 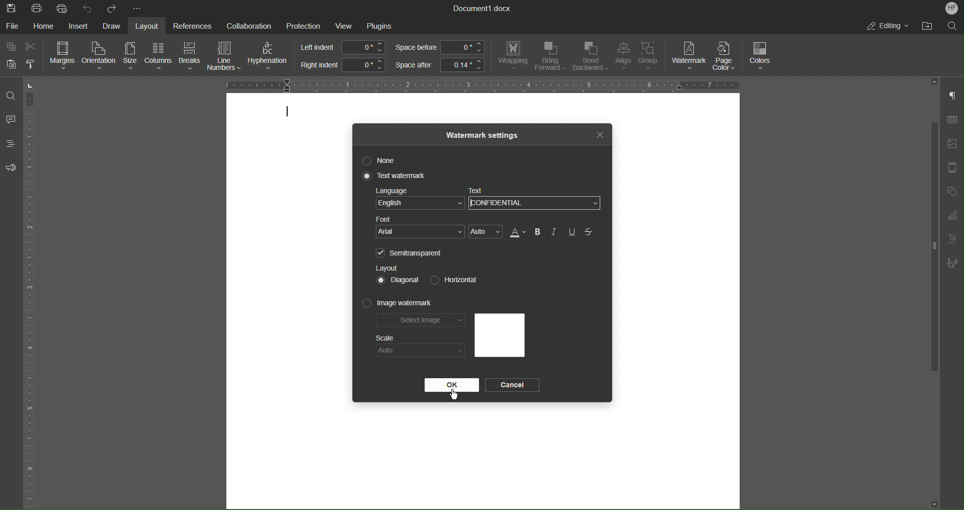 I want to click on Redo, so click(x=111, y=9).